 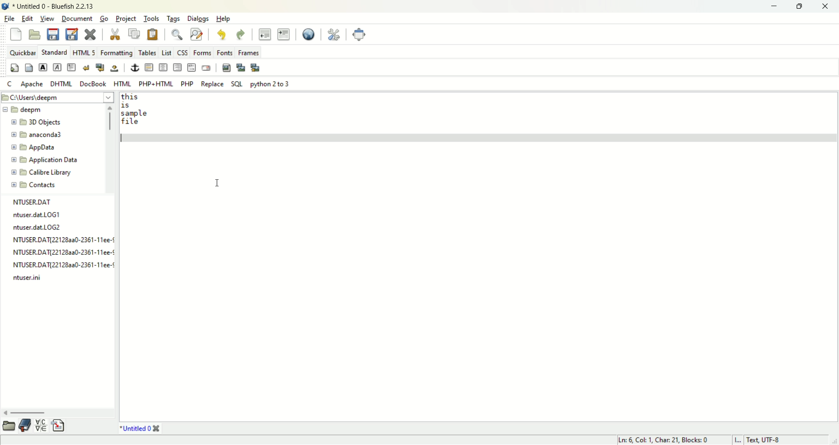 What do you see at coordinates (55, 413) in the screenshot?
I see `horizontal scroll bar` at bounding box center [55, 413].